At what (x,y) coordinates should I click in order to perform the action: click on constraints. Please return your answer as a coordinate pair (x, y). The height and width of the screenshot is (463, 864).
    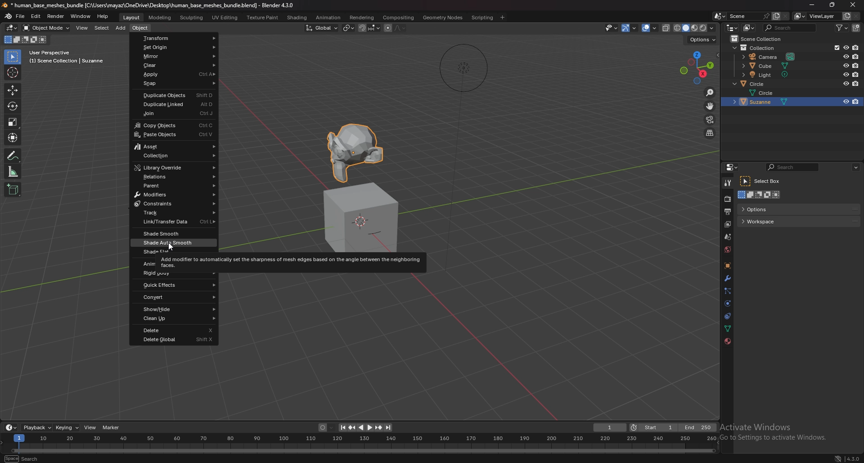
    Looking at the image, I should click on (175, 204).